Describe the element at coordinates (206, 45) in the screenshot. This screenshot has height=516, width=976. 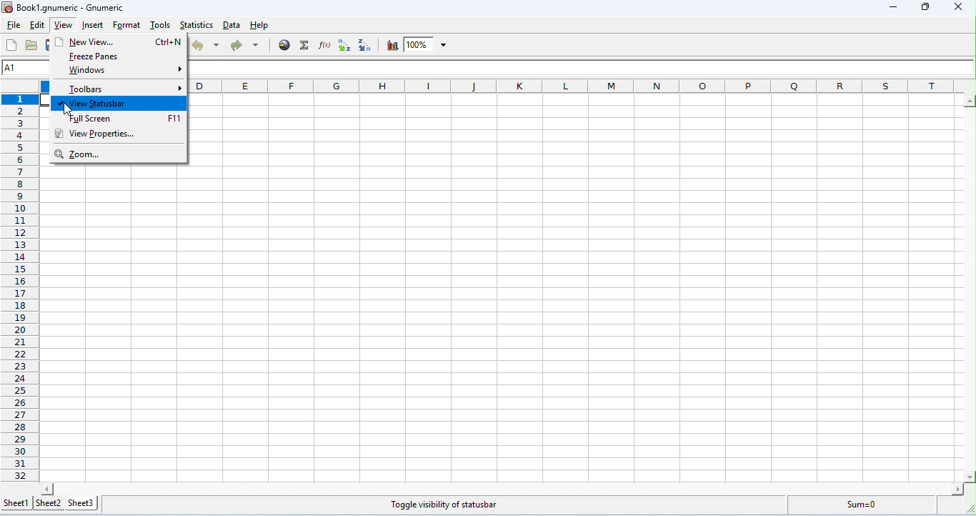
I see `undo` at that location.